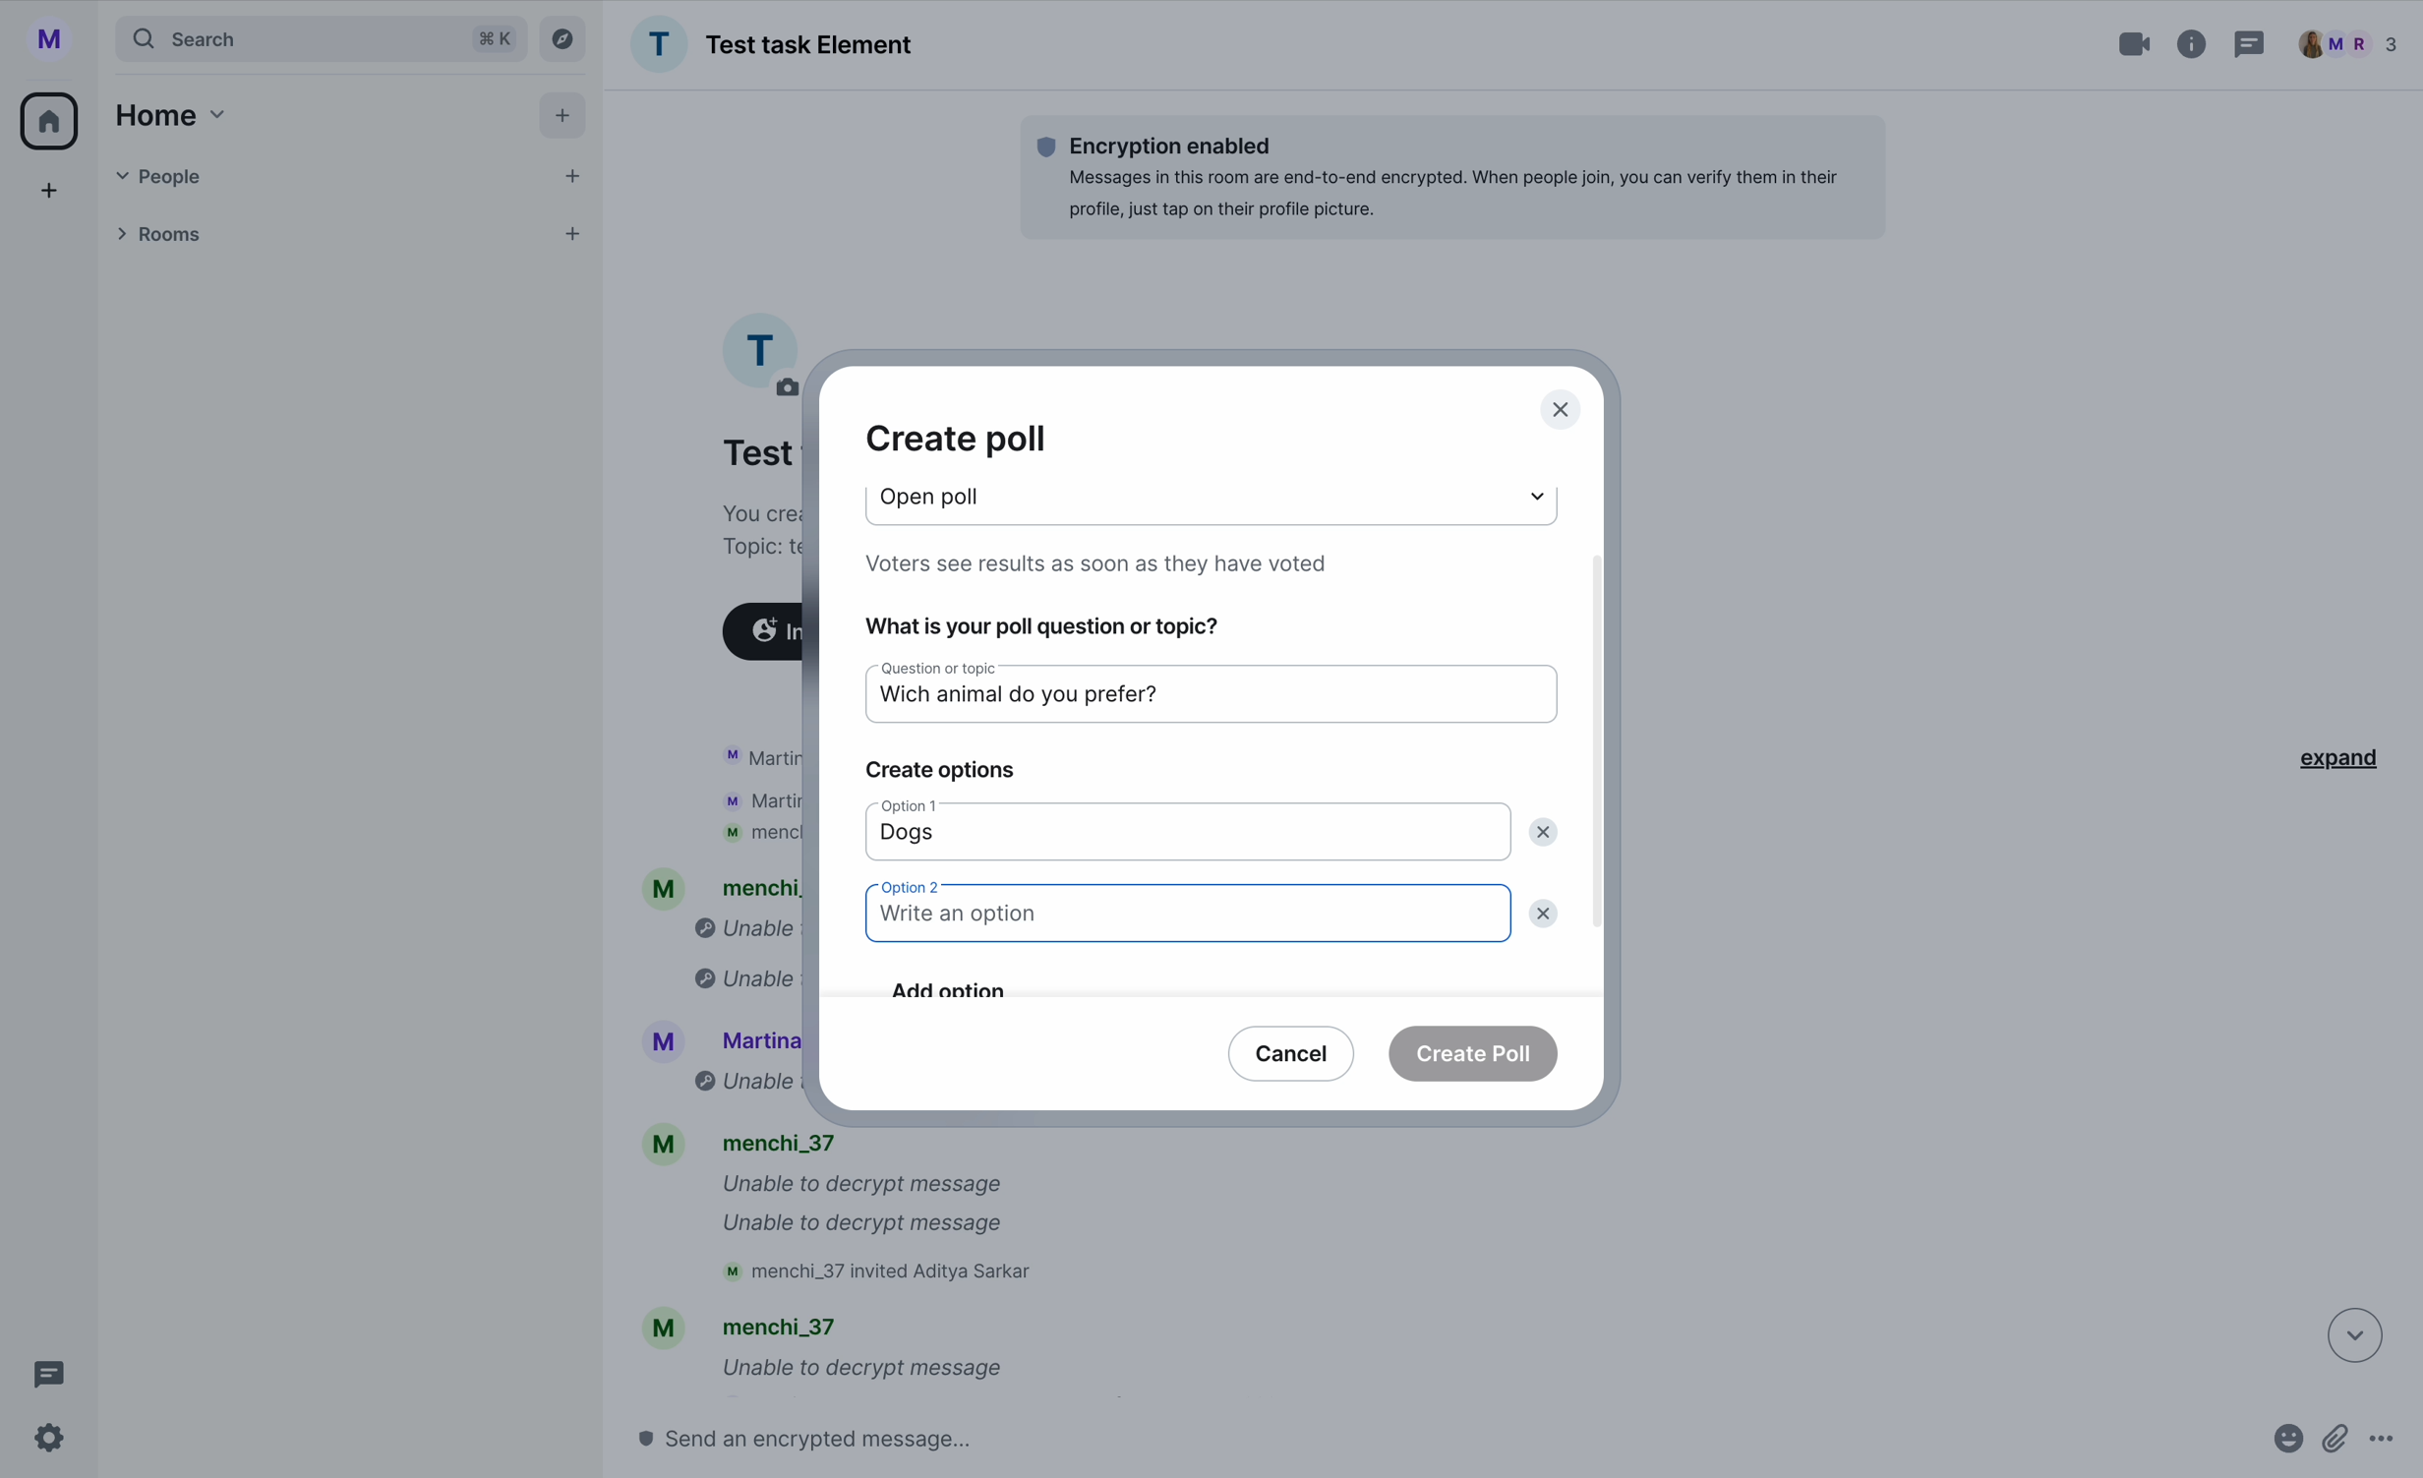 The width and height of the screenshot is (2423, 1478). I want to click on add option, so click(1189, 979).